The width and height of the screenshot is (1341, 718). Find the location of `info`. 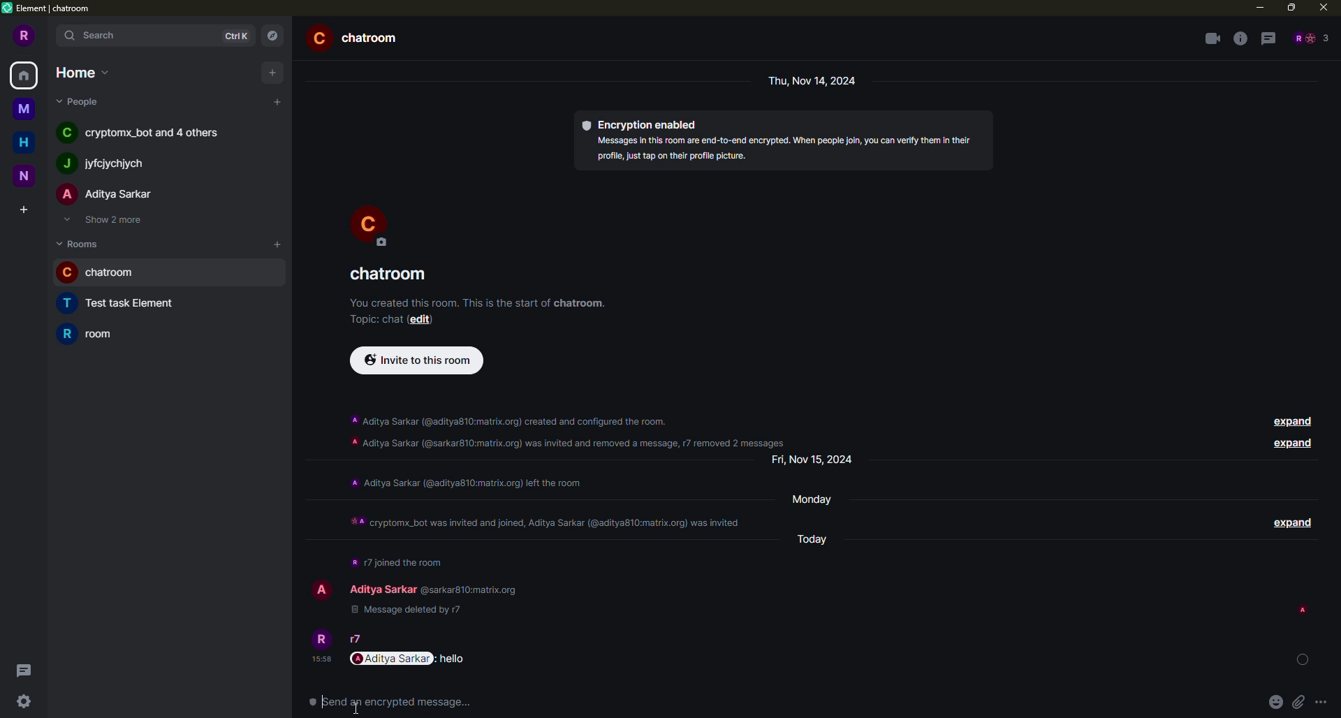

info is located at coordinates (478, 302).